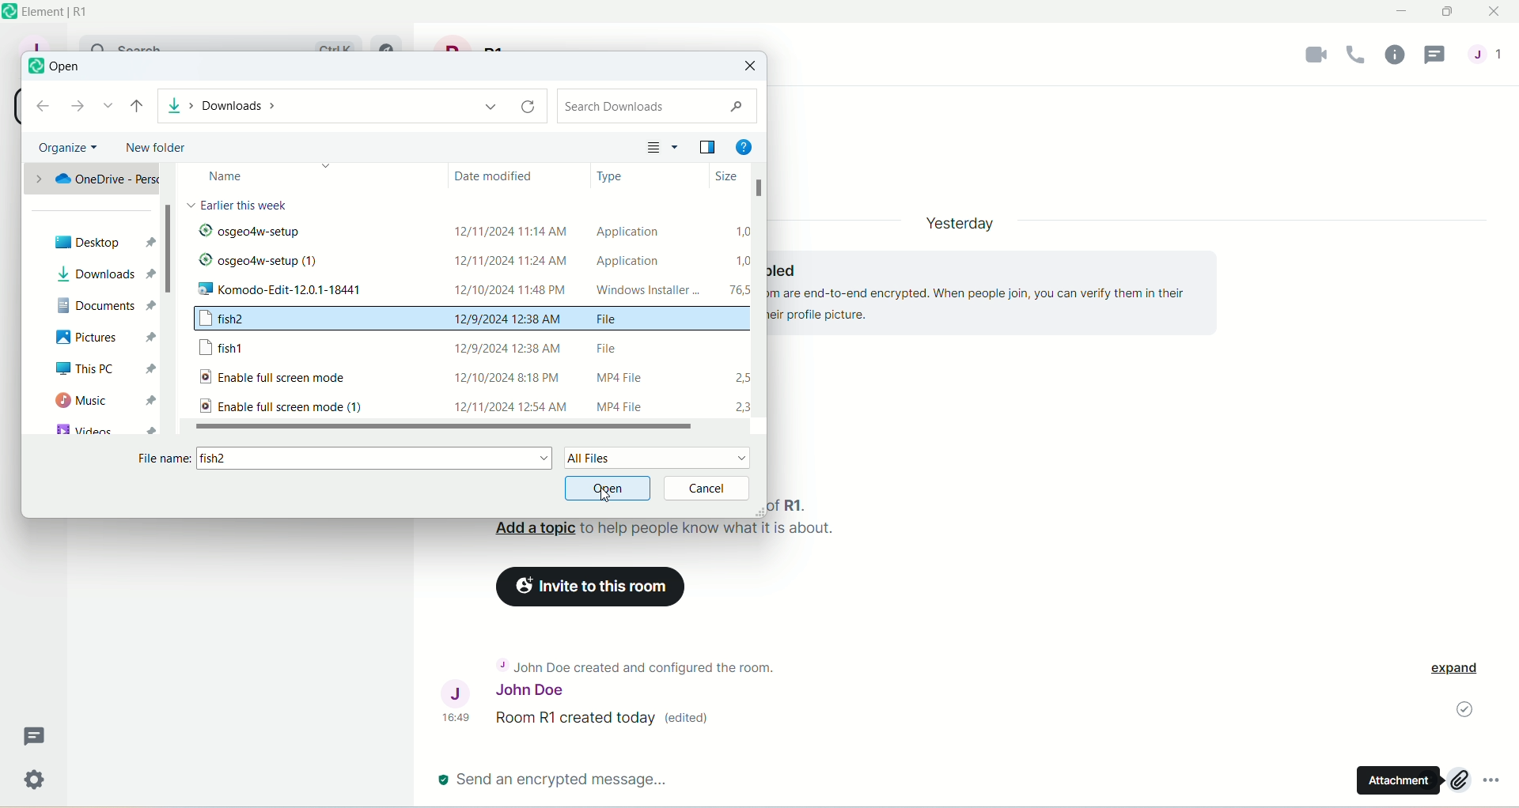 The height and width of the screenshot is (808, 1519). I want to click on organize, so click(68, 148).